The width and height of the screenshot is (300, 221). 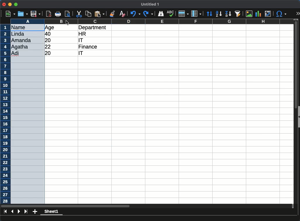 I want to click on special character, so click(x=281, y=14).